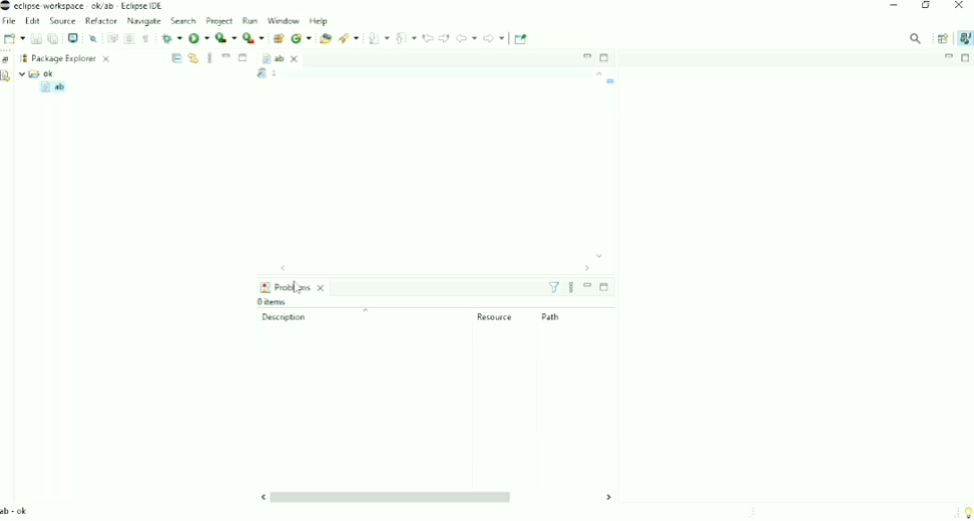  Describe the element at coordinates (612, 81) in the screenshot. I see `Task name` at that location.